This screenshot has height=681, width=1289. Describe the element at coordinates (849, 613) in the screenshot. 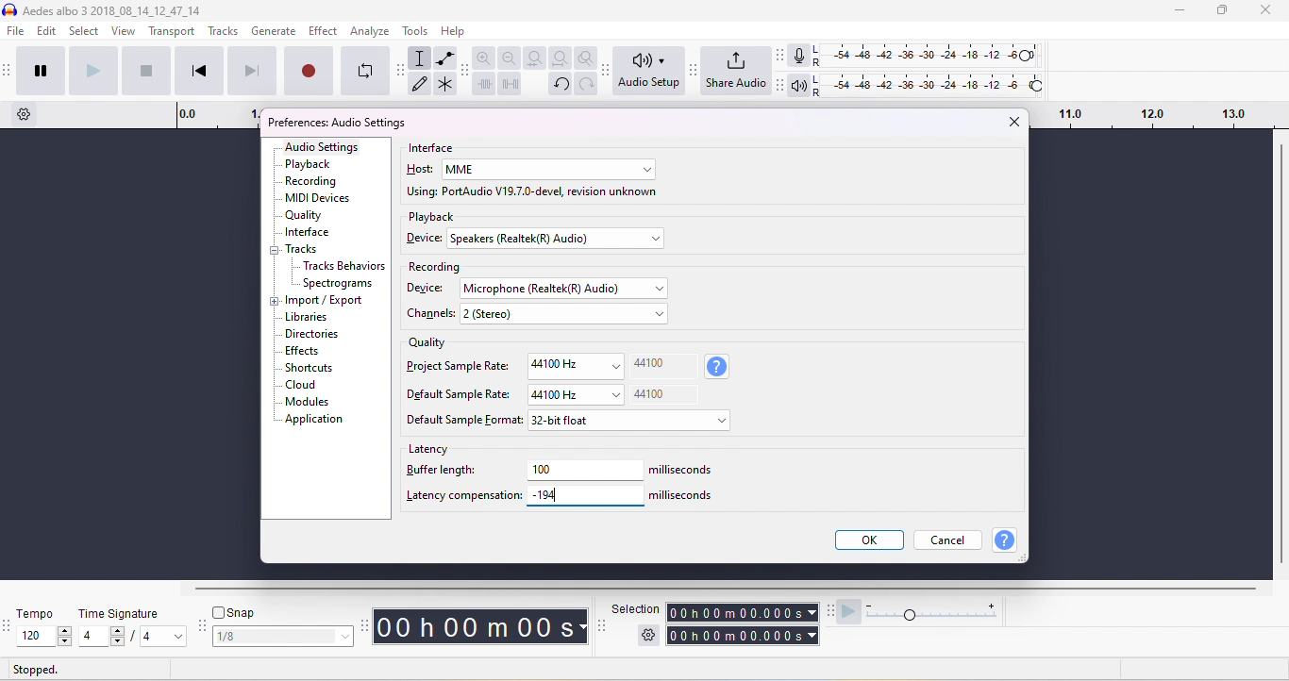

I see `play at speed/ play at speed once` at that location.